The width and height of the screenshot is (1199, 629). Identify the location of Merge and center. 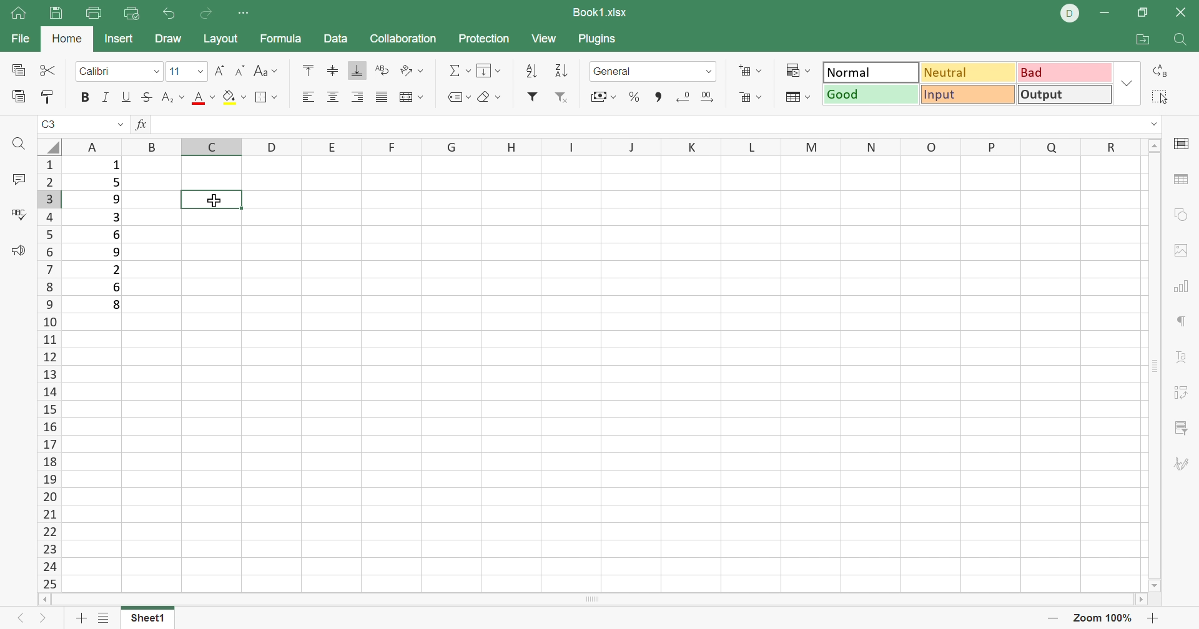
(413, 99).